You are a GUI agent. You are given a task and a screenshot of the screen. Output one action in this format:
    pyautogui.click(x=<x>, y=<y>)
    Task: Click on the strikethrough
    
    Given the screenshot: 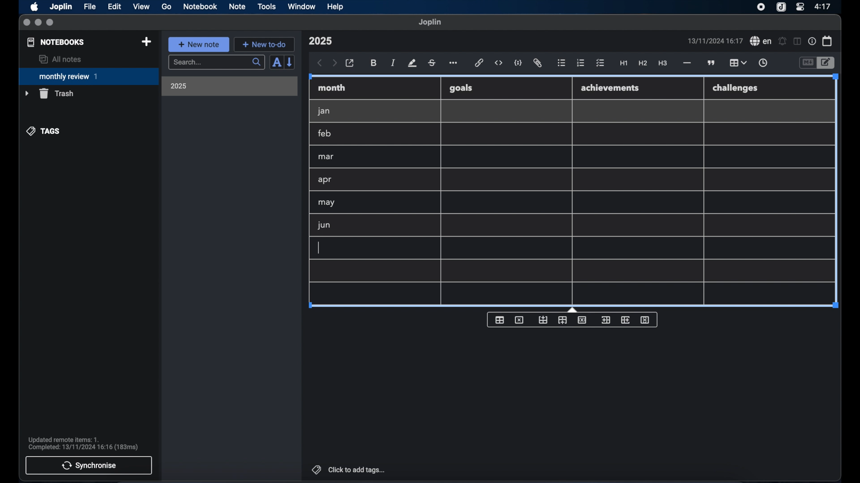 What is the action you would take?
    pyautogui.click(x=431, y=63)
    